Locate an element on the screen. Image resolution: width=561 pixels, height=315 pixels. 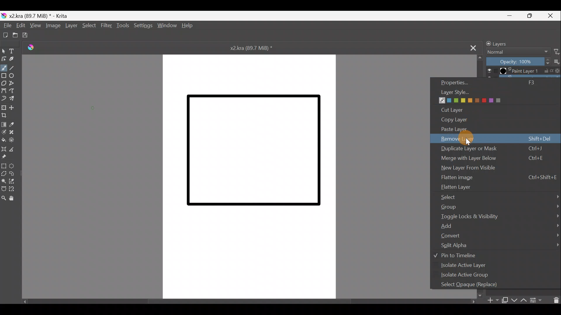
Colourise mask tool is located at coordinates (4, 132).